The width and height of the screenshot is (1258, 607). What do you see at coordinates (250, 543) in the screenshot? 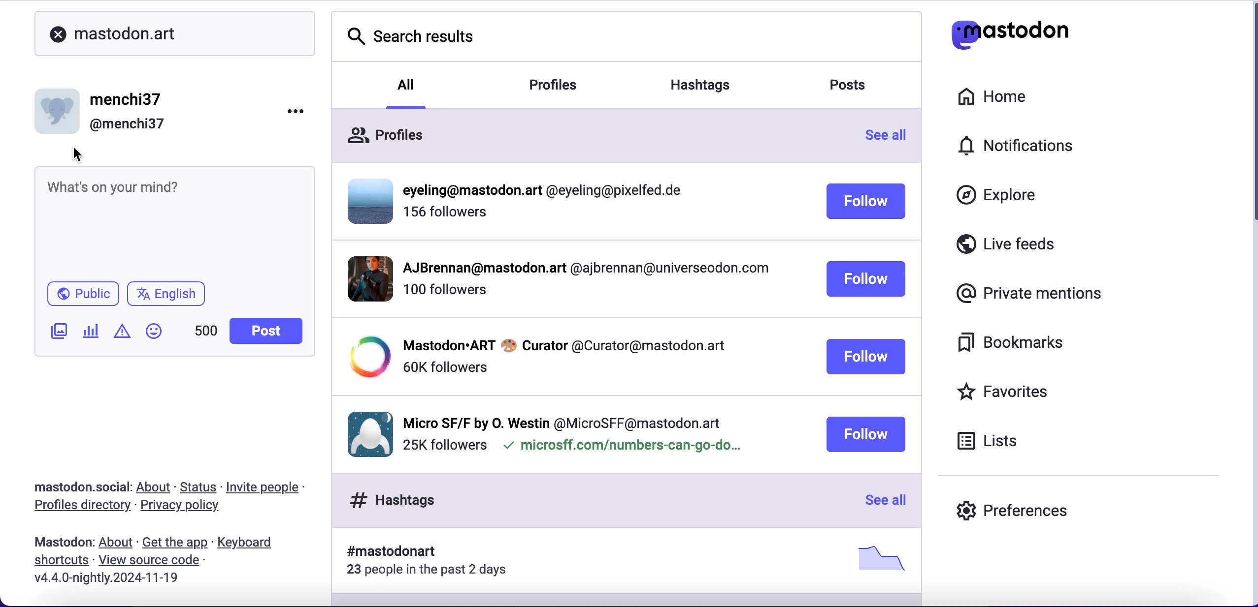
I see `keyboard` at bounding box center [250, 543].